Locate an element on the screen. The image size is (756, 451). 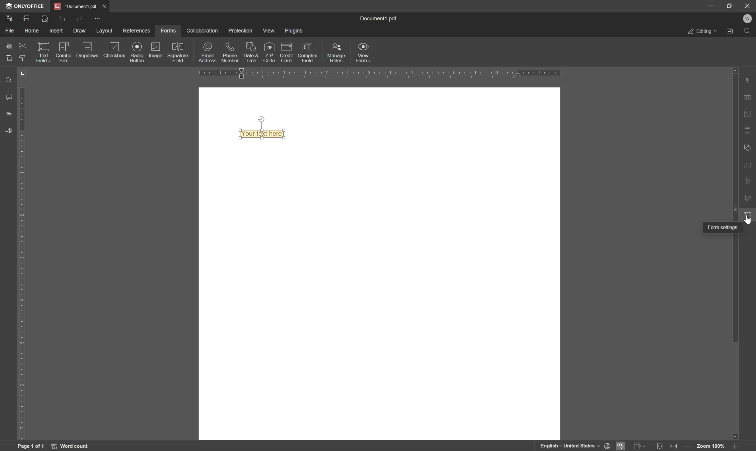
headings is located at coordinates (7, 114).